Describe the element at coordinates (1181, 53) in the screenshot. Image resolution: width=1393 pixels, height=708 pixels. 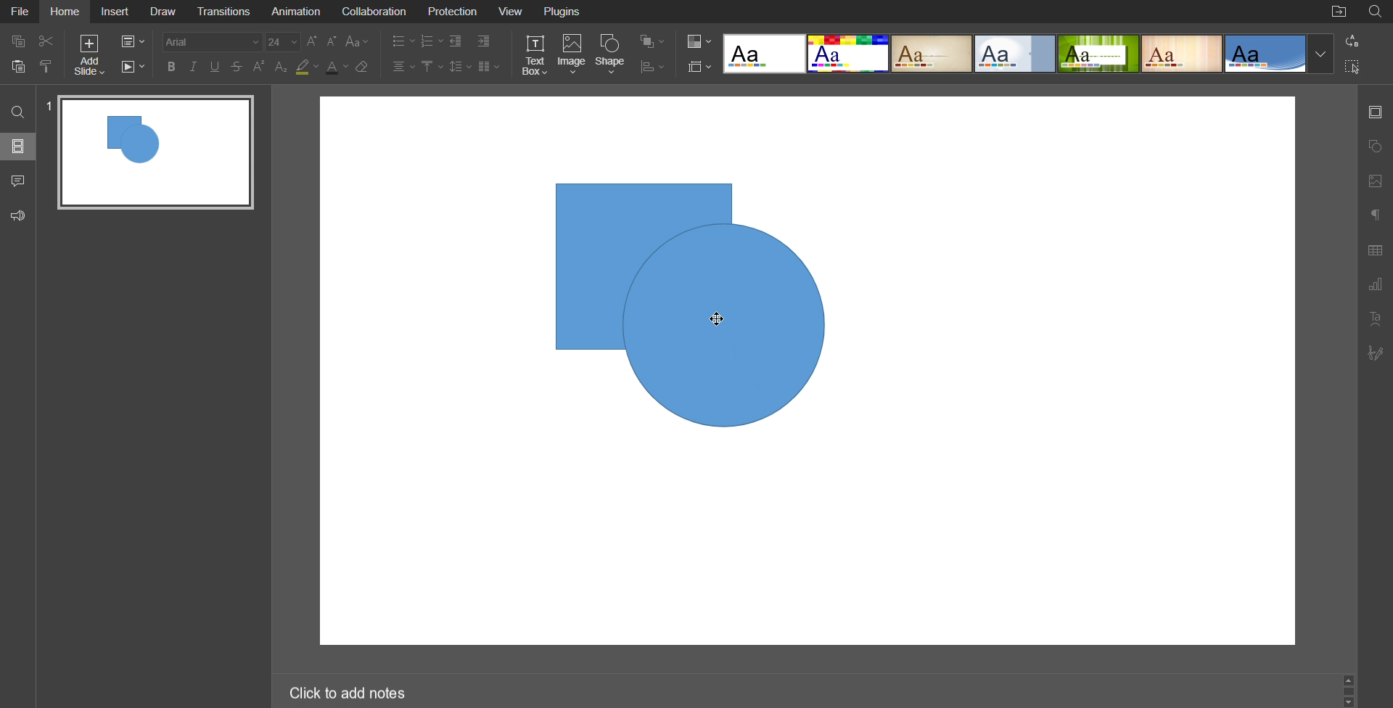
I see `Lines` at that location.